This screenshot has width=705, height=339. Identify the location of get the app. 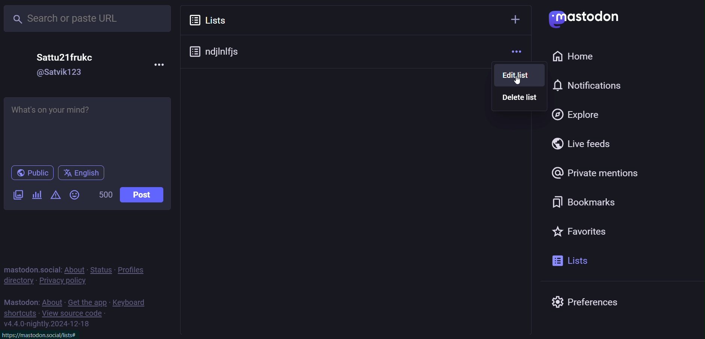
(88, 302).